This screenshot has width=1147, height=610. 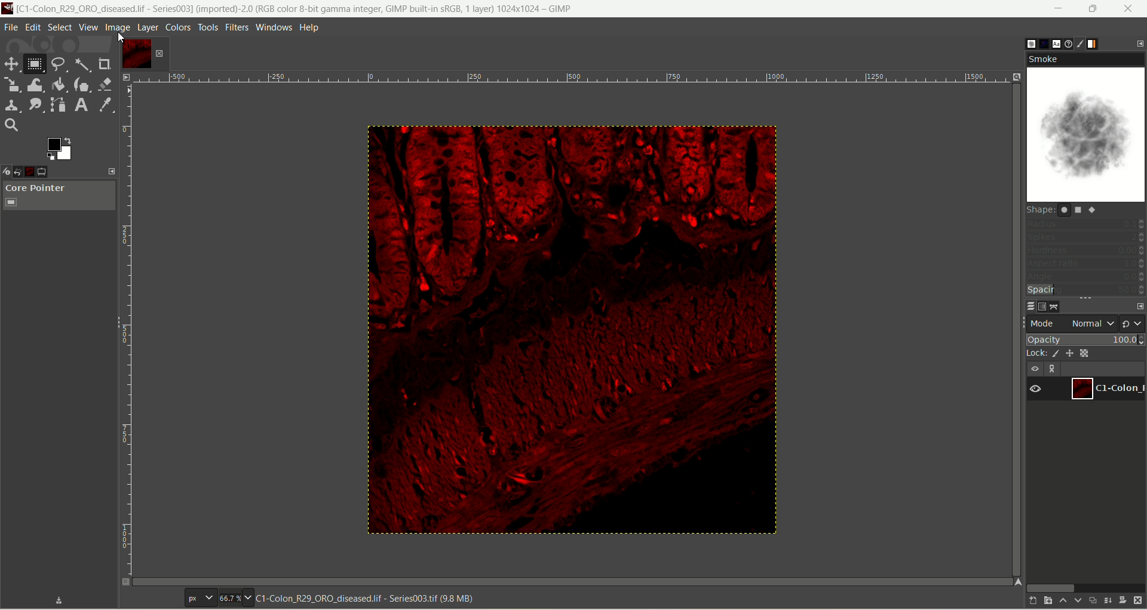 What do you see at coordinates (1038, 355) in the screenshot?
I see `lock` at bounding box center [1038, 355].